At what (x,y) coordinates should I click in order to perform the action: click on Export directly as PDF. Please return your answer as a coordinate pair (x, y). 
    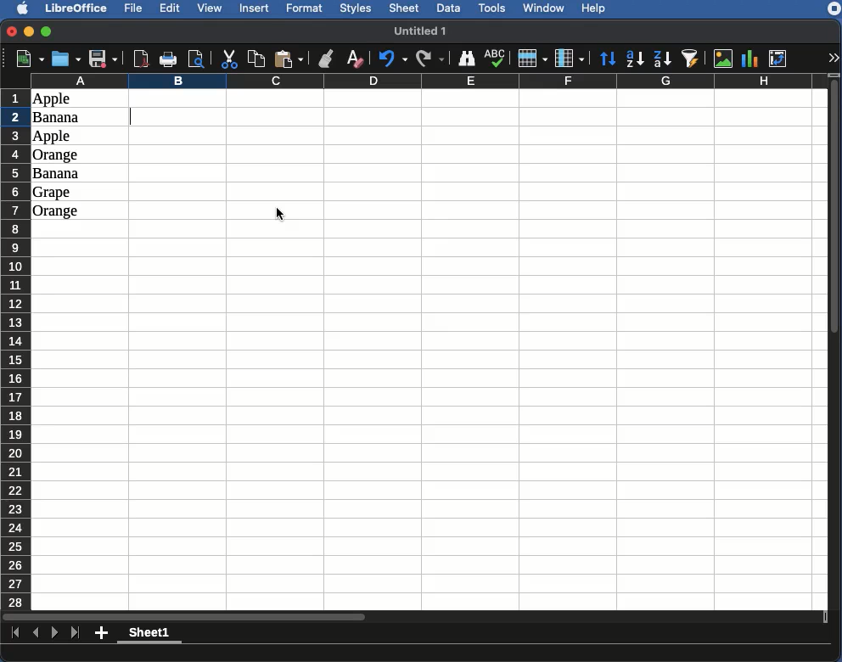
    Looking at the image, I should click on (142, 58).